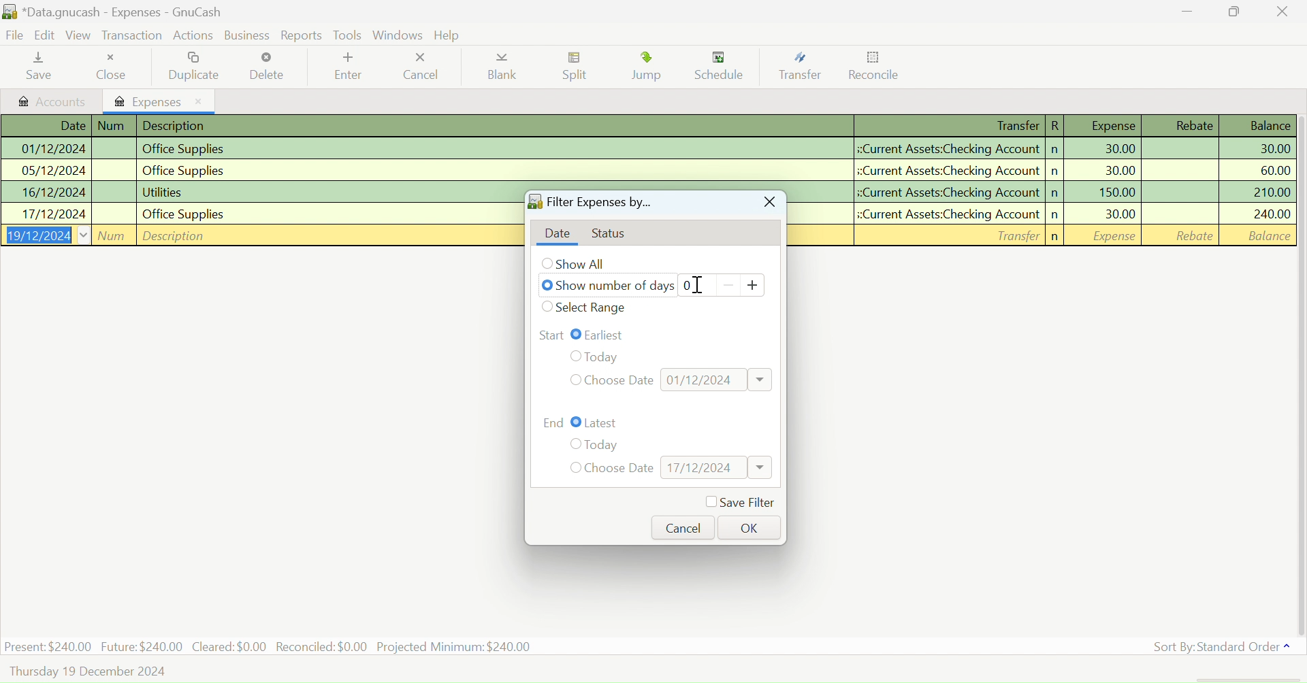 This screenshot has height=683, width=1307. I want to click on File, so click(14, 37).